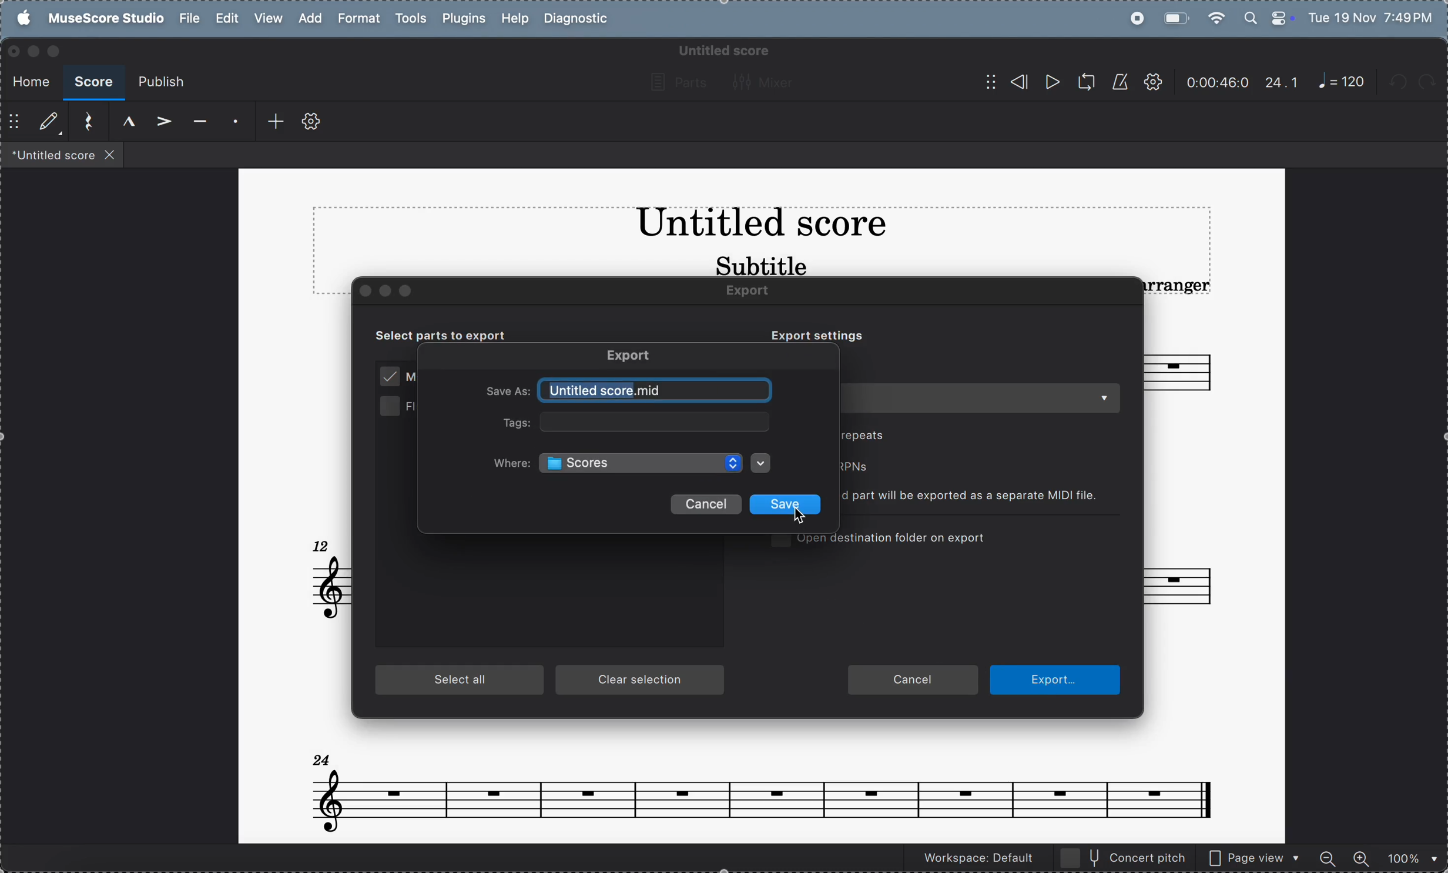 The height and width of the screenshot is (873, 1448). I want to click on undo, so click(1400, 84).